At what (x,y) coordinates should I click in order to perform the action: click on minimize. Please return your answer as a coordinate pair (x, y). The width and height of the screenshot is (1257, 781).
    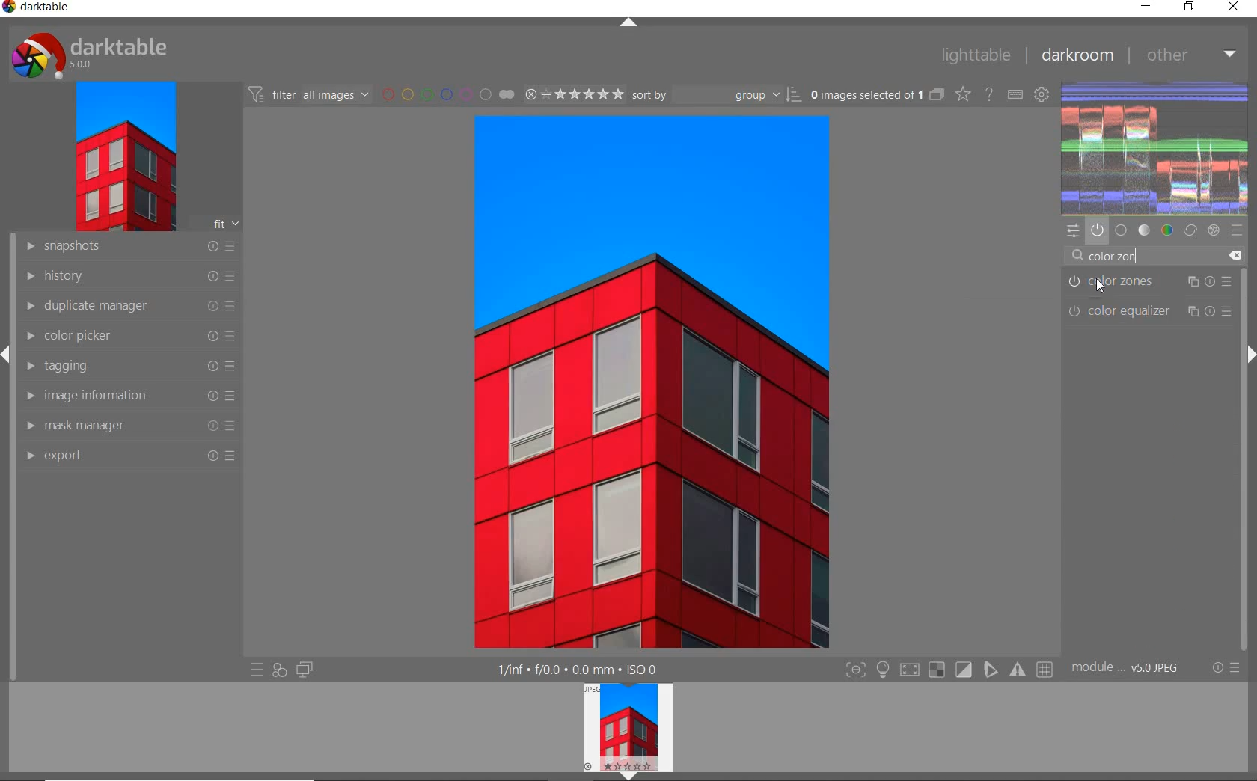
    Looking at the image, I should click on (1146, 7).